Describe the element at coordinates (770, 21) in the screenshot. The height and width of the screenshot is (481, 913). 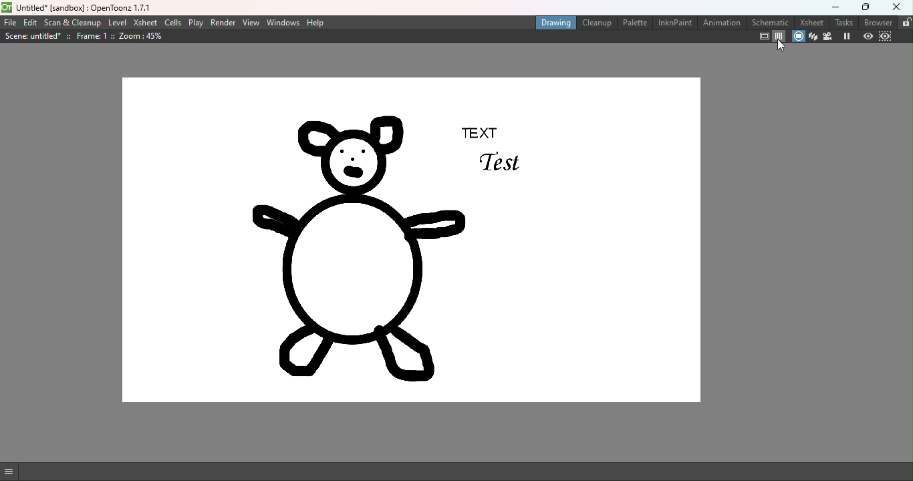
I see `Schematic` at that location.